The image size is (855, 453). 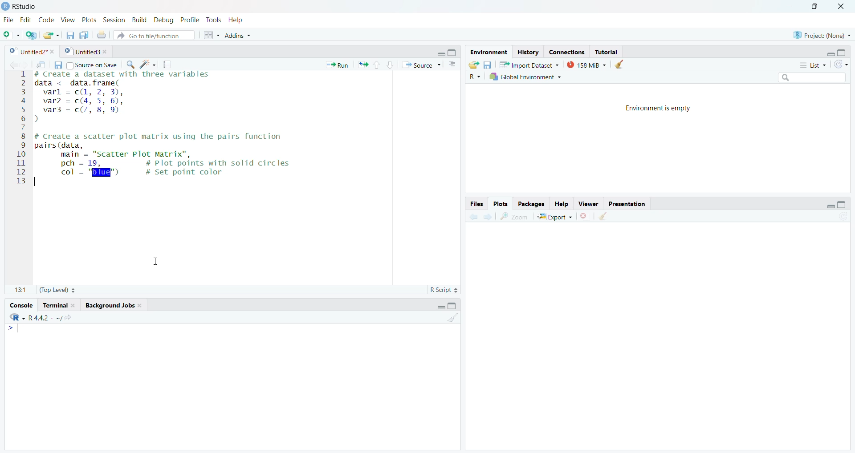 What do you see at coordinates (473, 64) in the screenshot?
I see `Load workspace` at bounding box center [473, 64].